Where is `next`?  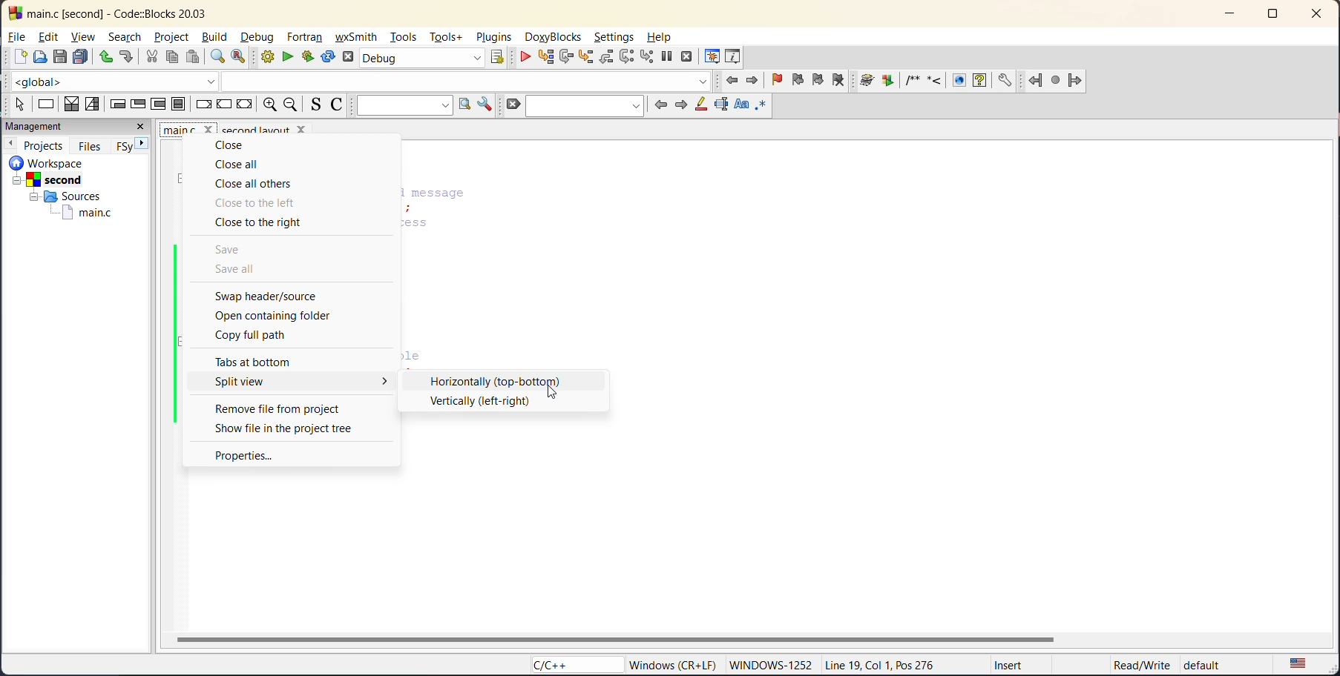
next is located at coordinates (143, 145).